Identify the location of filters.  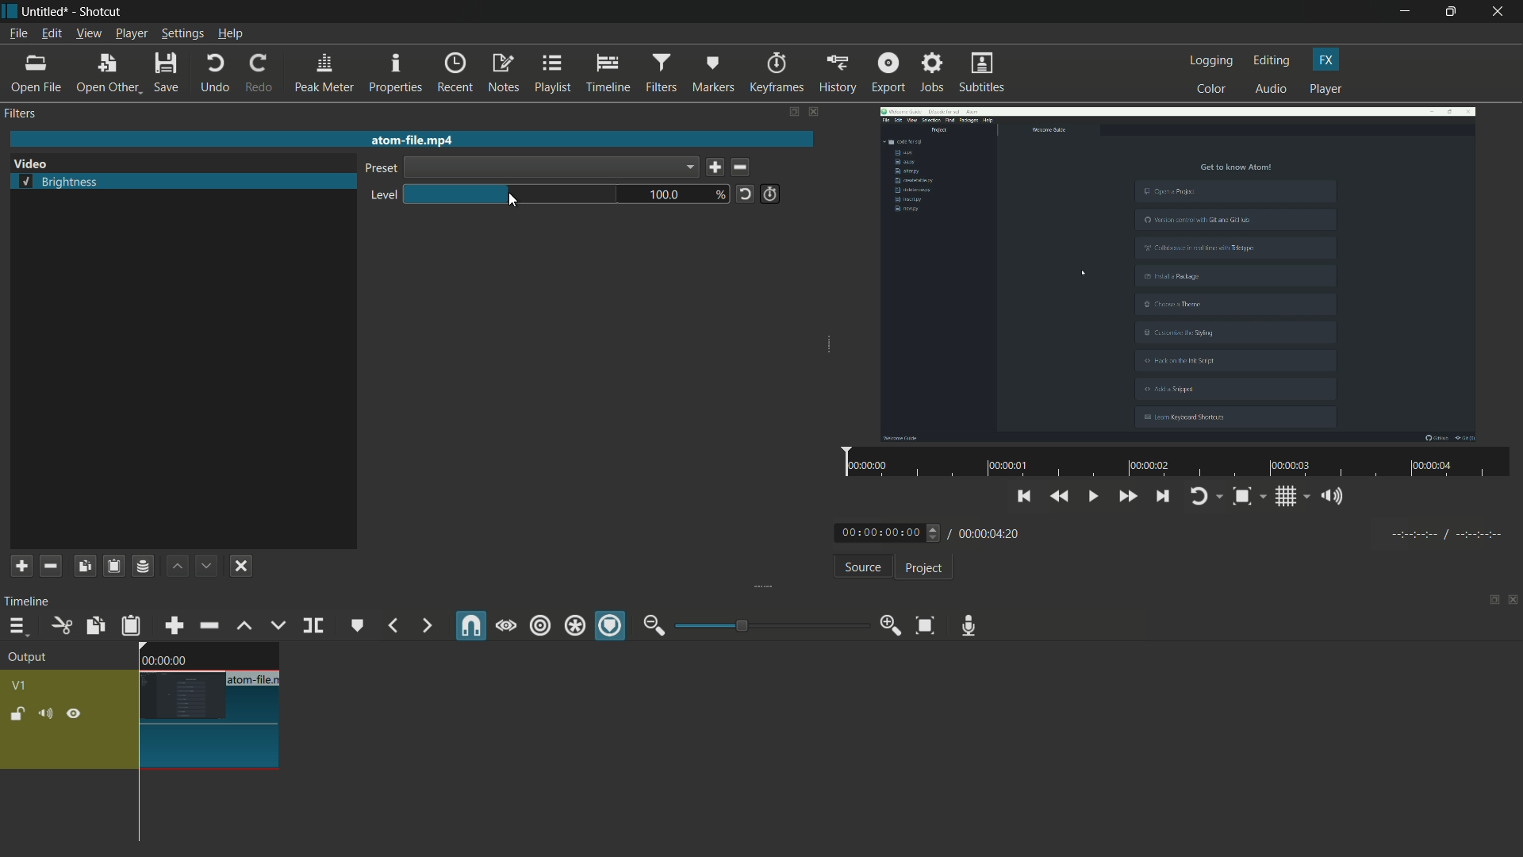
(22, 113).